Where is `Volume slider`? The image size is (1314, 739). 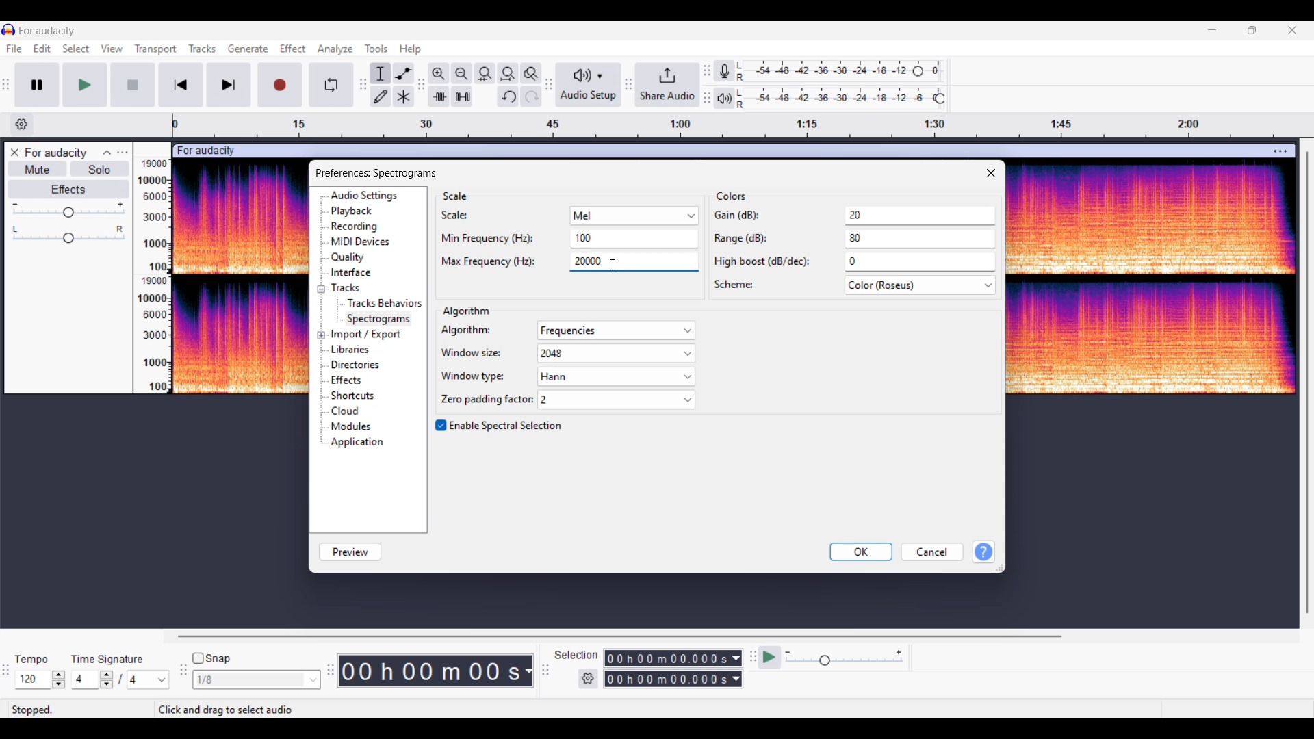
Volume slider is located at coordinates (68, 210).